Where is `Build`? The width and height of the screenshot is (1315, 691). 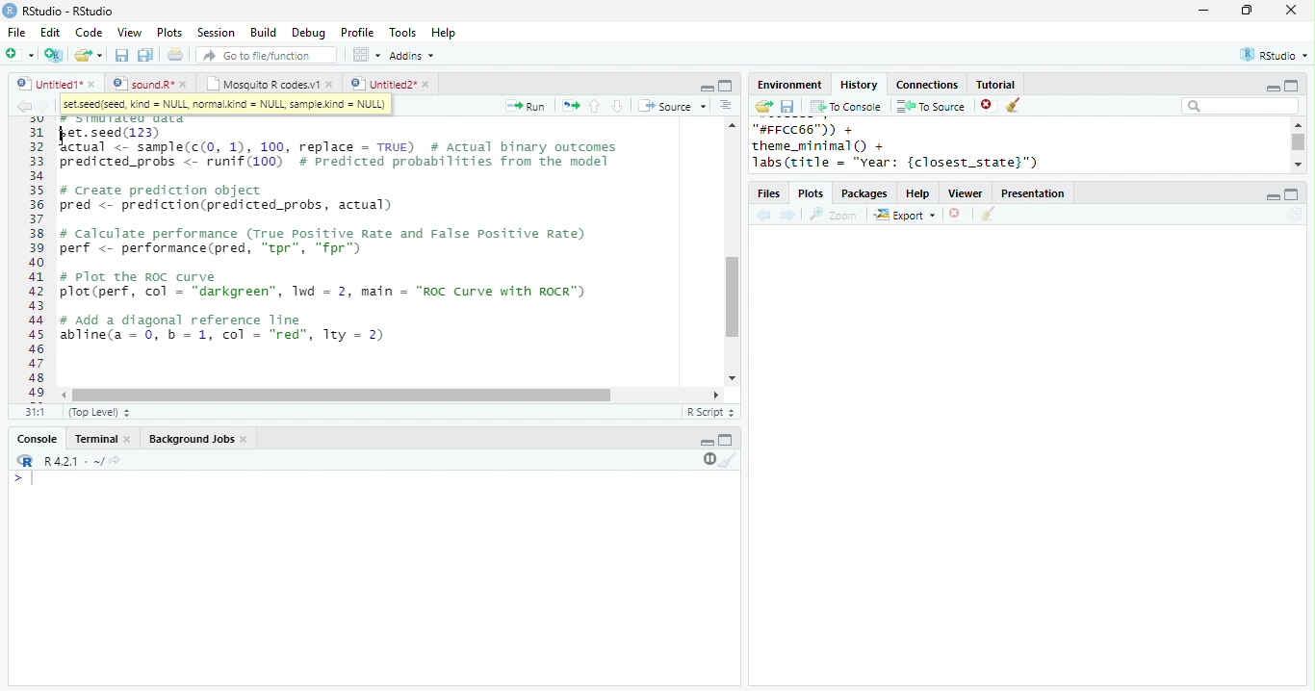 Build is located at coordinates (263, 33).